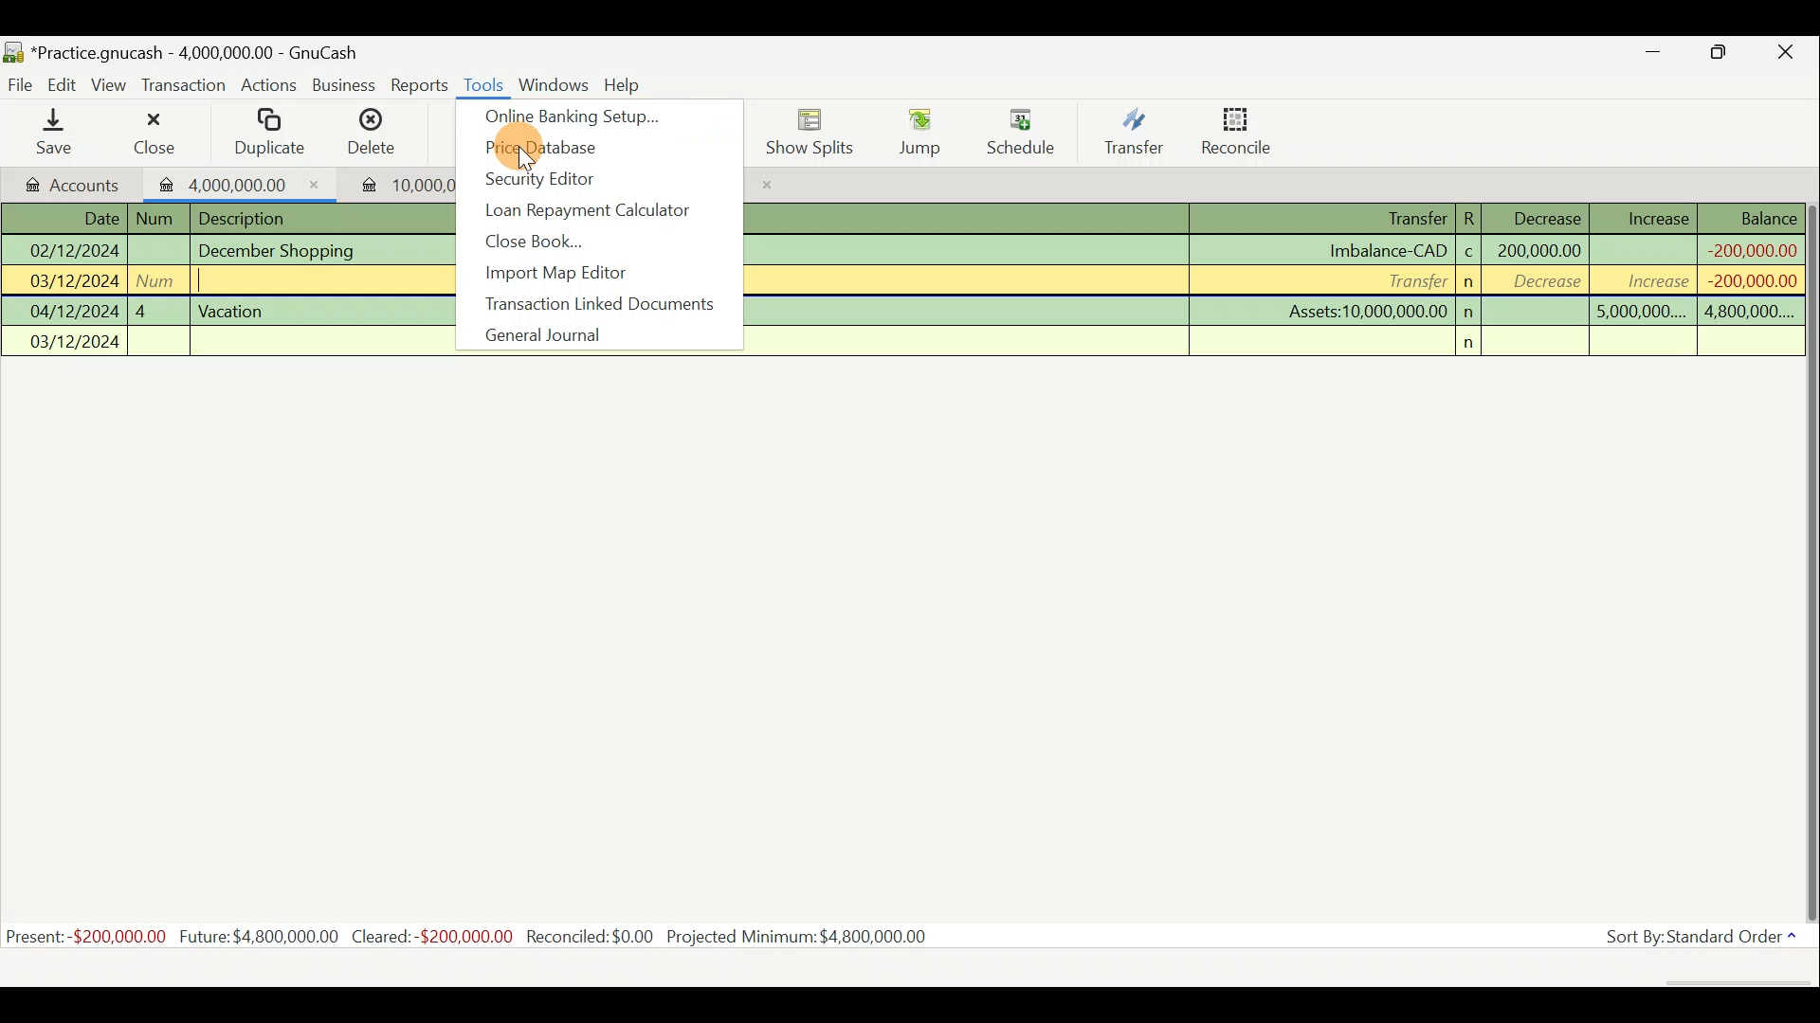  I want to click on Transfer, so click(1398, 220).